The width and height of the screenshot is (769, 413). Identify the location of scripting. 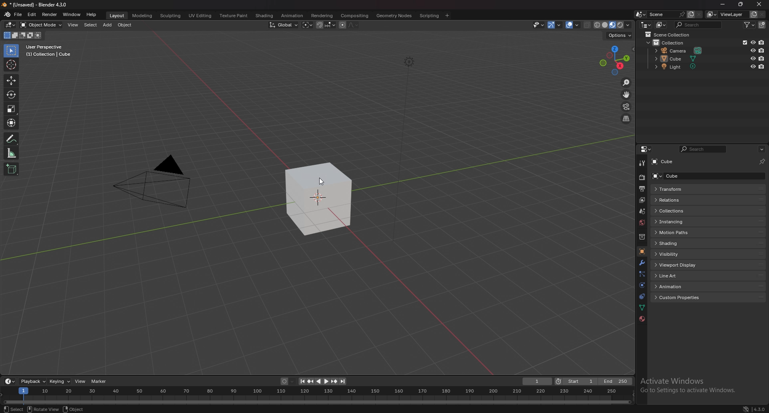
(429, 15).